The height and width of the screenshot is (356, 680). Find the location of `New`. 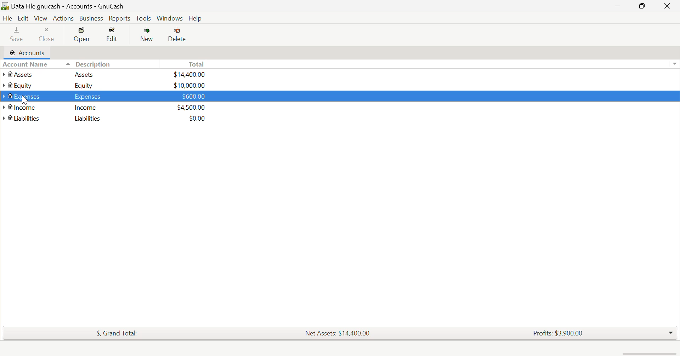

New is located at coordinates (147, 35).